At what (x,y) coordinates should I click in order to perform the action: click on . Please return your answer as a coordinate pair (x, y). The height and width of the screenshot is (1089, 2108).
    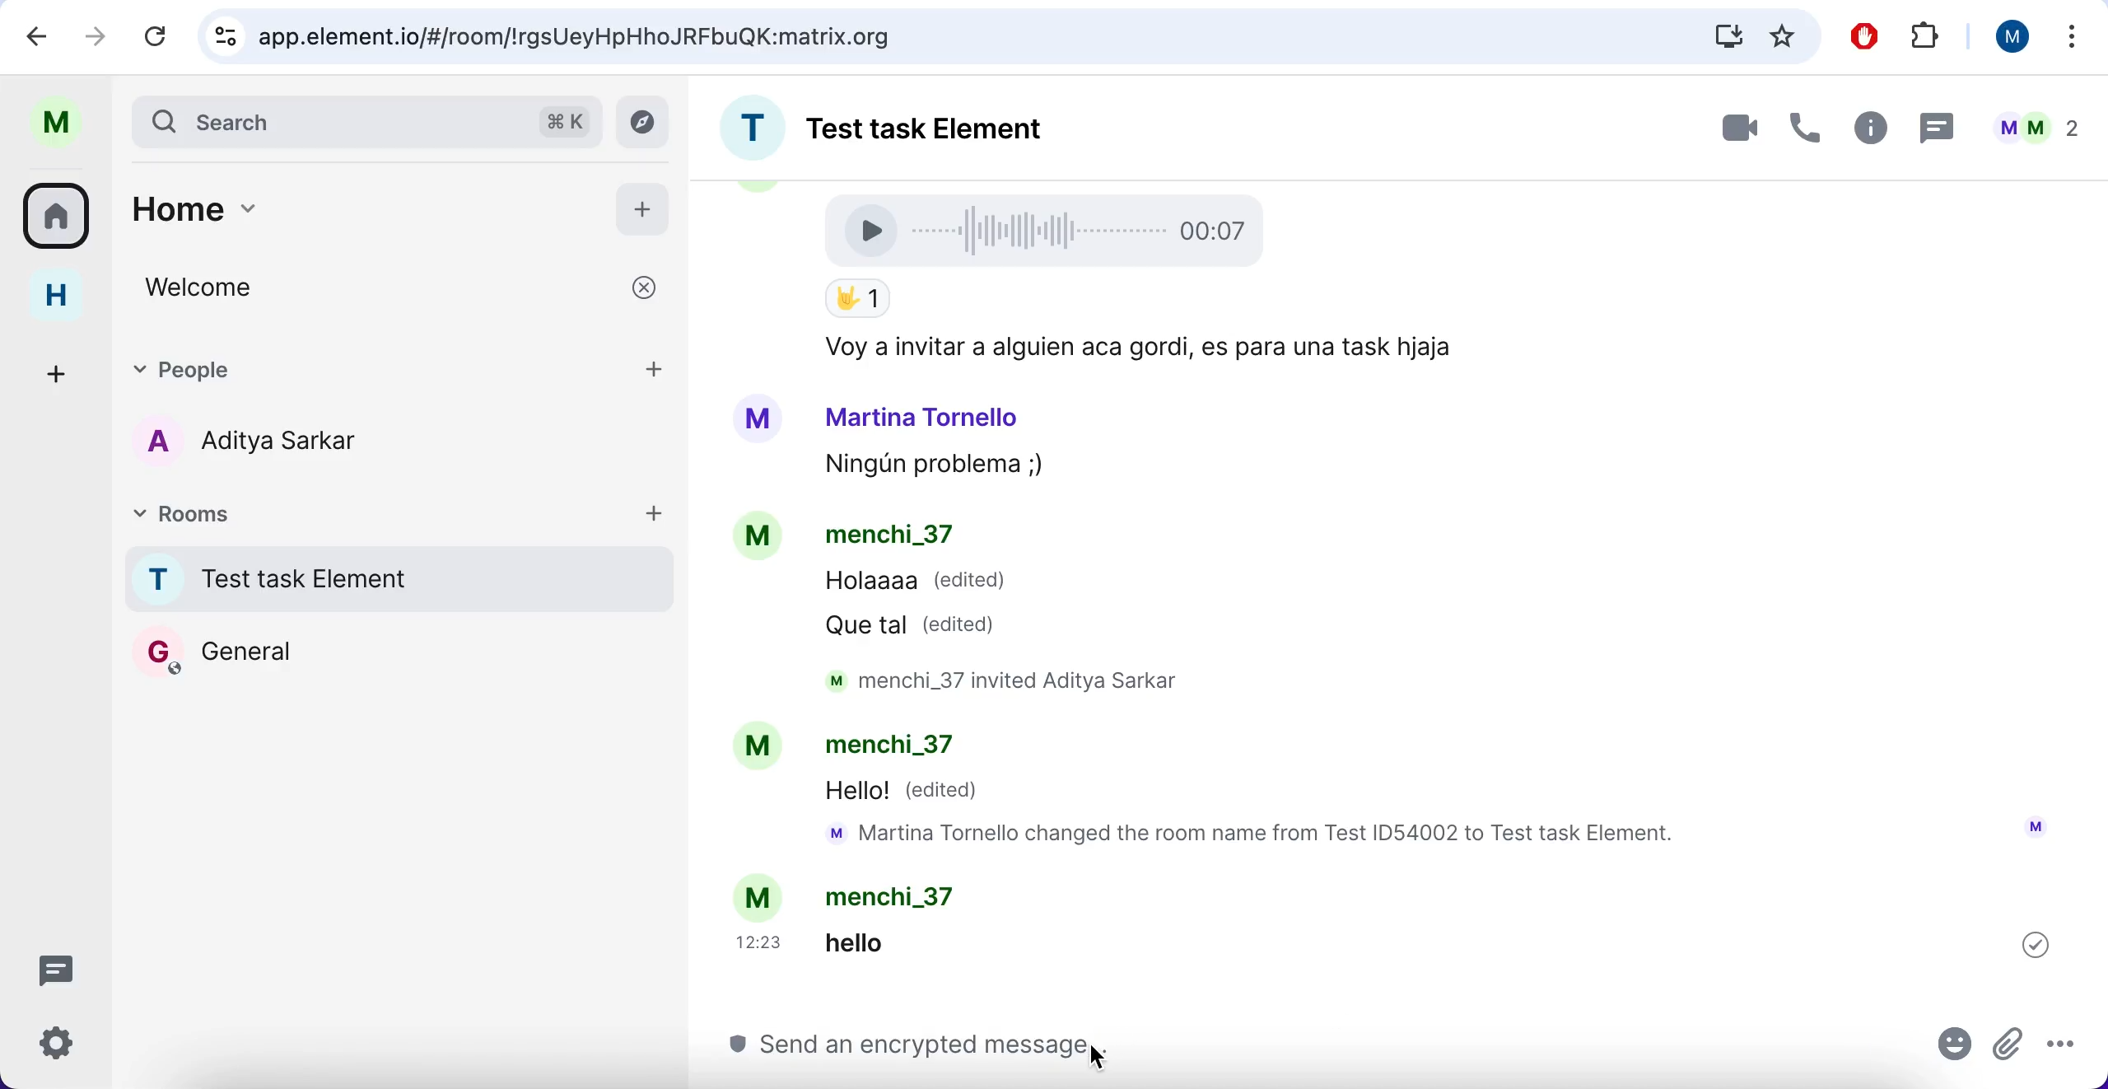
    Looking at the image, I should click on (2036, 944).